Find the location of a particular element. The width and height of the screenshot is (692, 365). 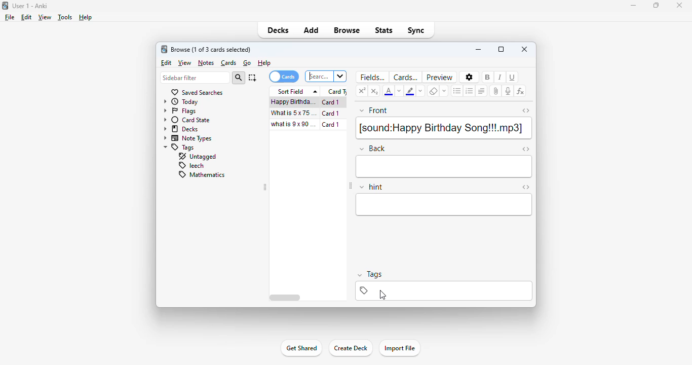

card 1 is located at coordinates (333, 102).